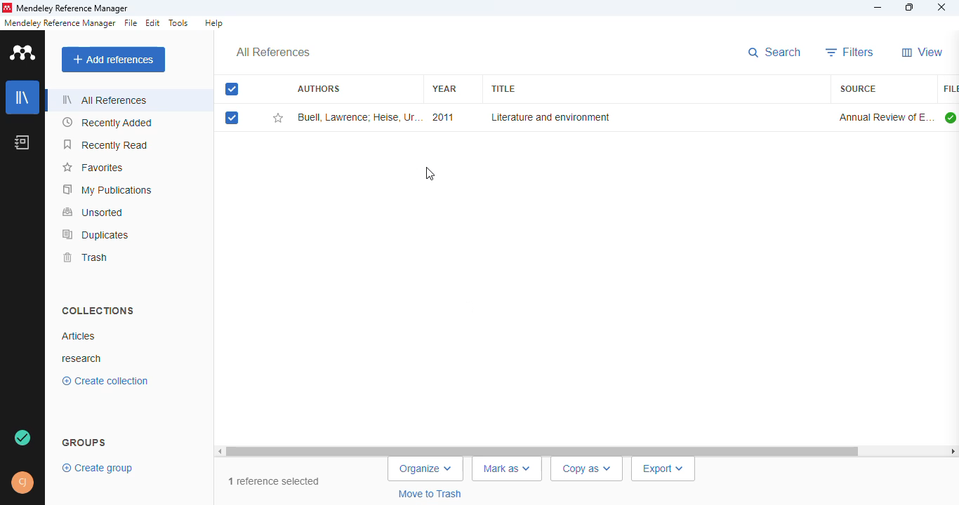 This screenshot has width=959, height=505. What do you see at coordinates (60, 23) in the screenshot?
I see `mendeley reference manager` at bounding box center [60, 23].